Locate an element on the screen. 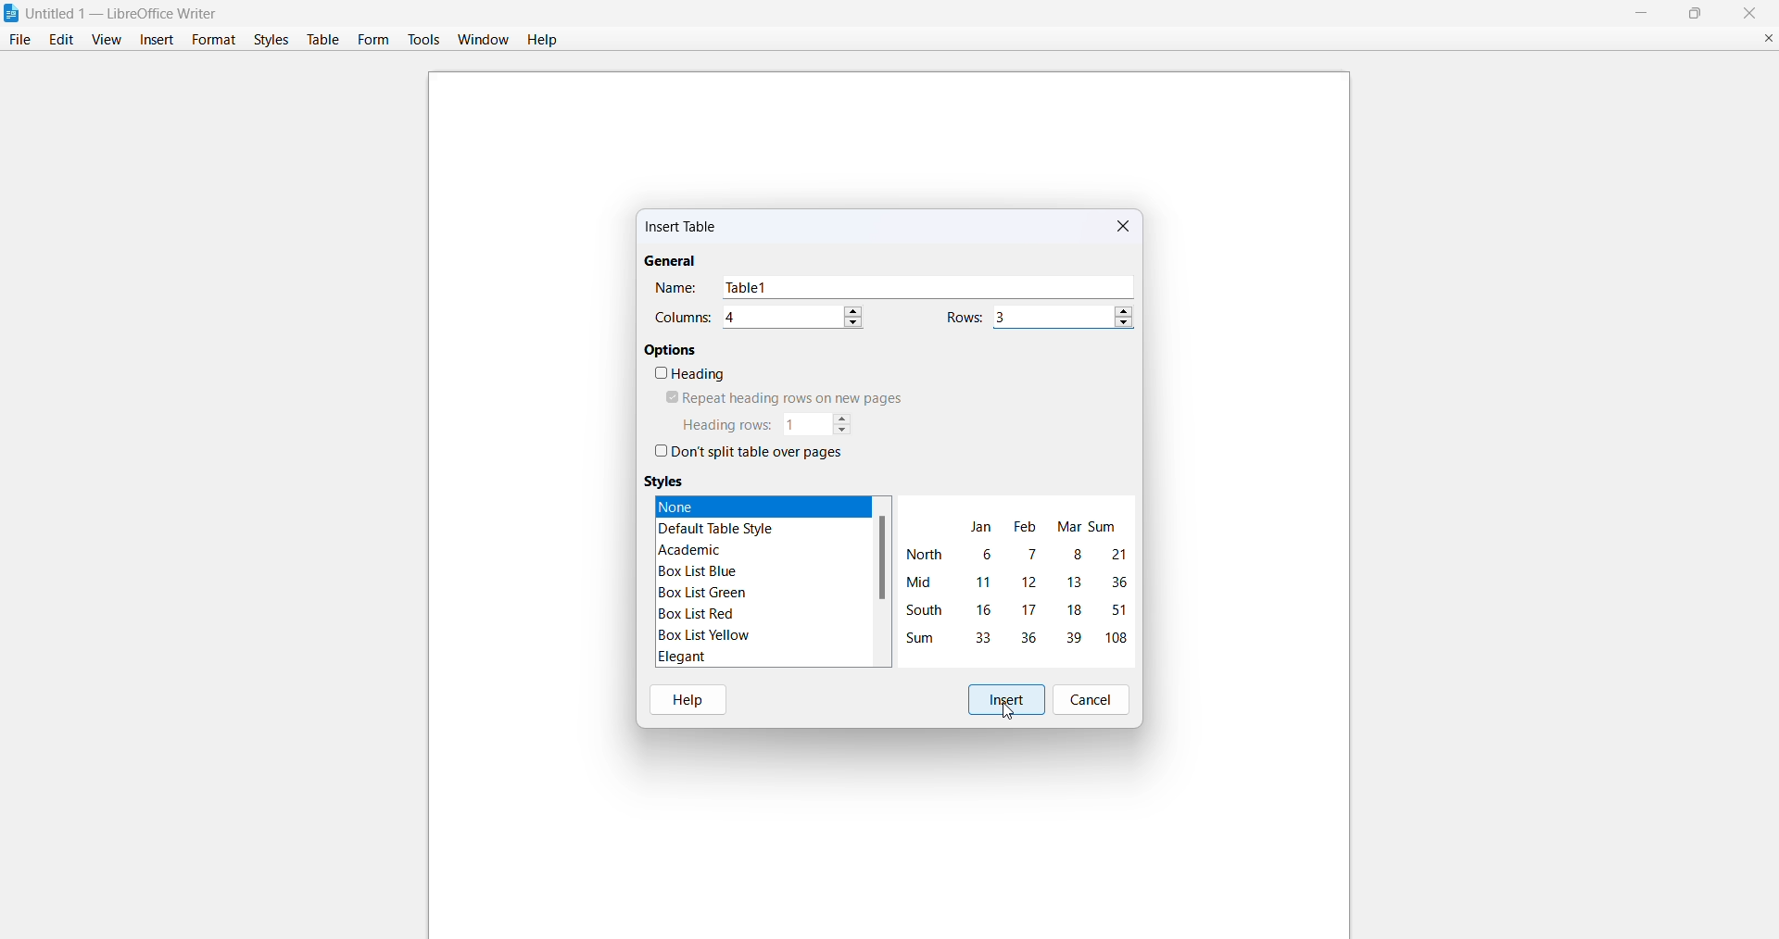 This screenshot has width=1779, height=939. general is located at coordinates (670, 262).